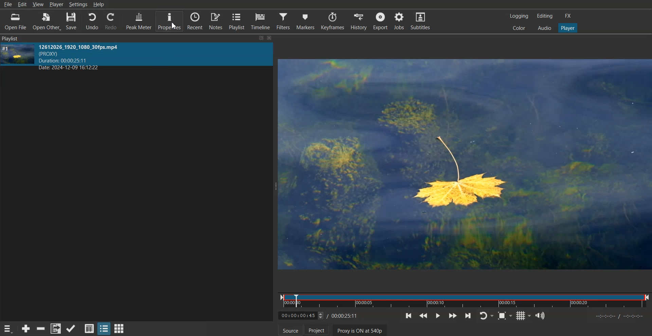 The height and width of the screenshot is (336, 652). I want to click on View as detail, so click(89, 328).